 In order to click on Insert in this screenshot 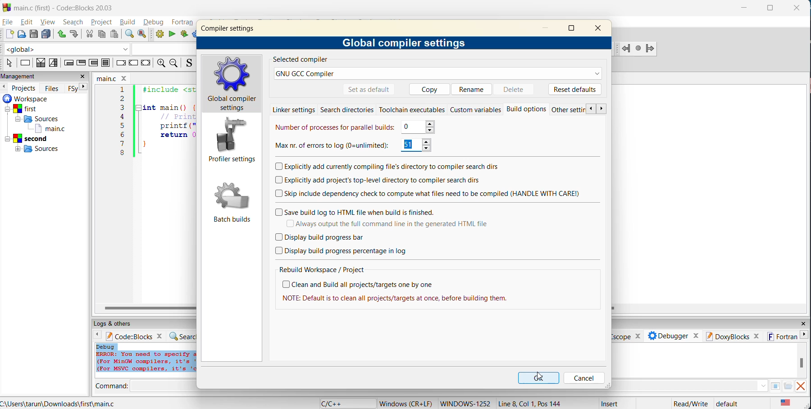, I will do `click(611, 403)`.